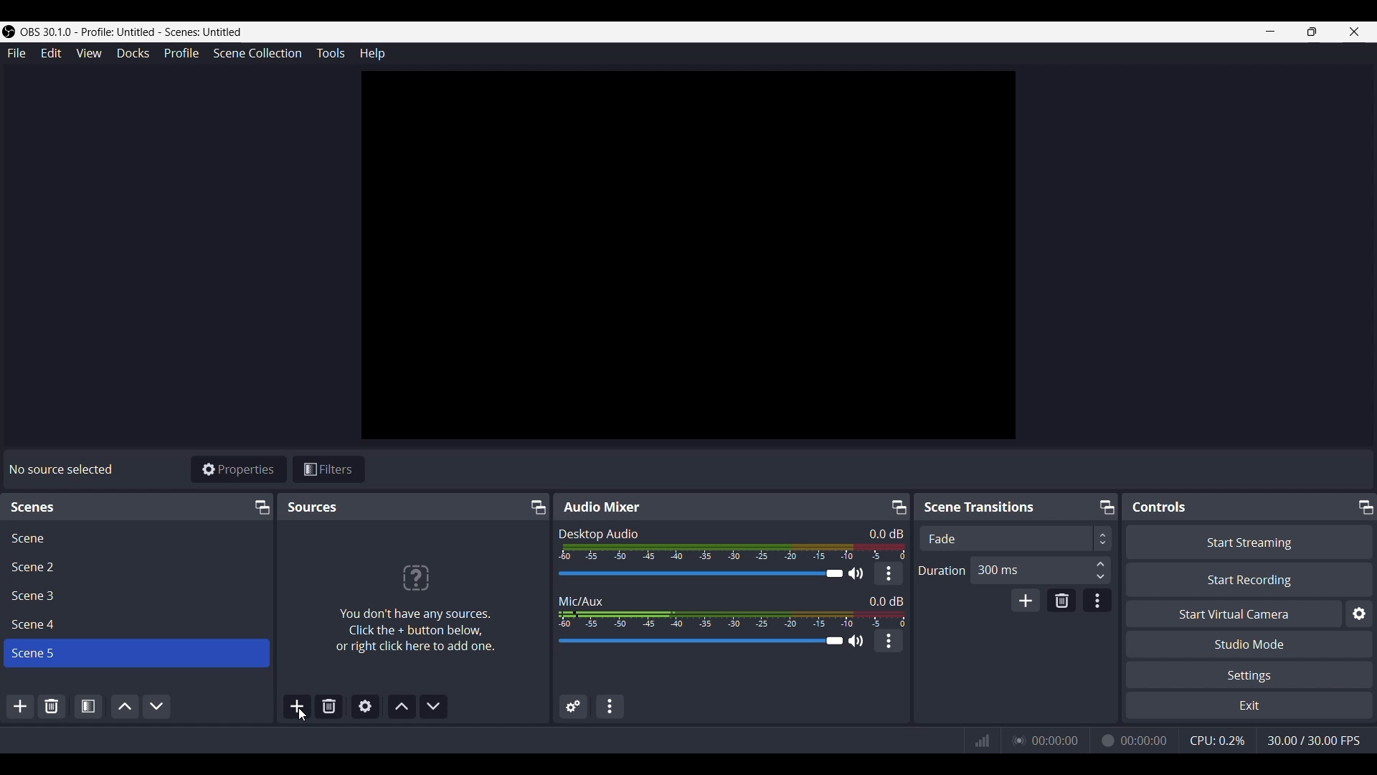 Image resolution: width=1377 pixels, height=775 pixels. What do you see at coordinates (1271, 32) in the screenshot?
I see `Minimize` at bounding box center [1271, 32].